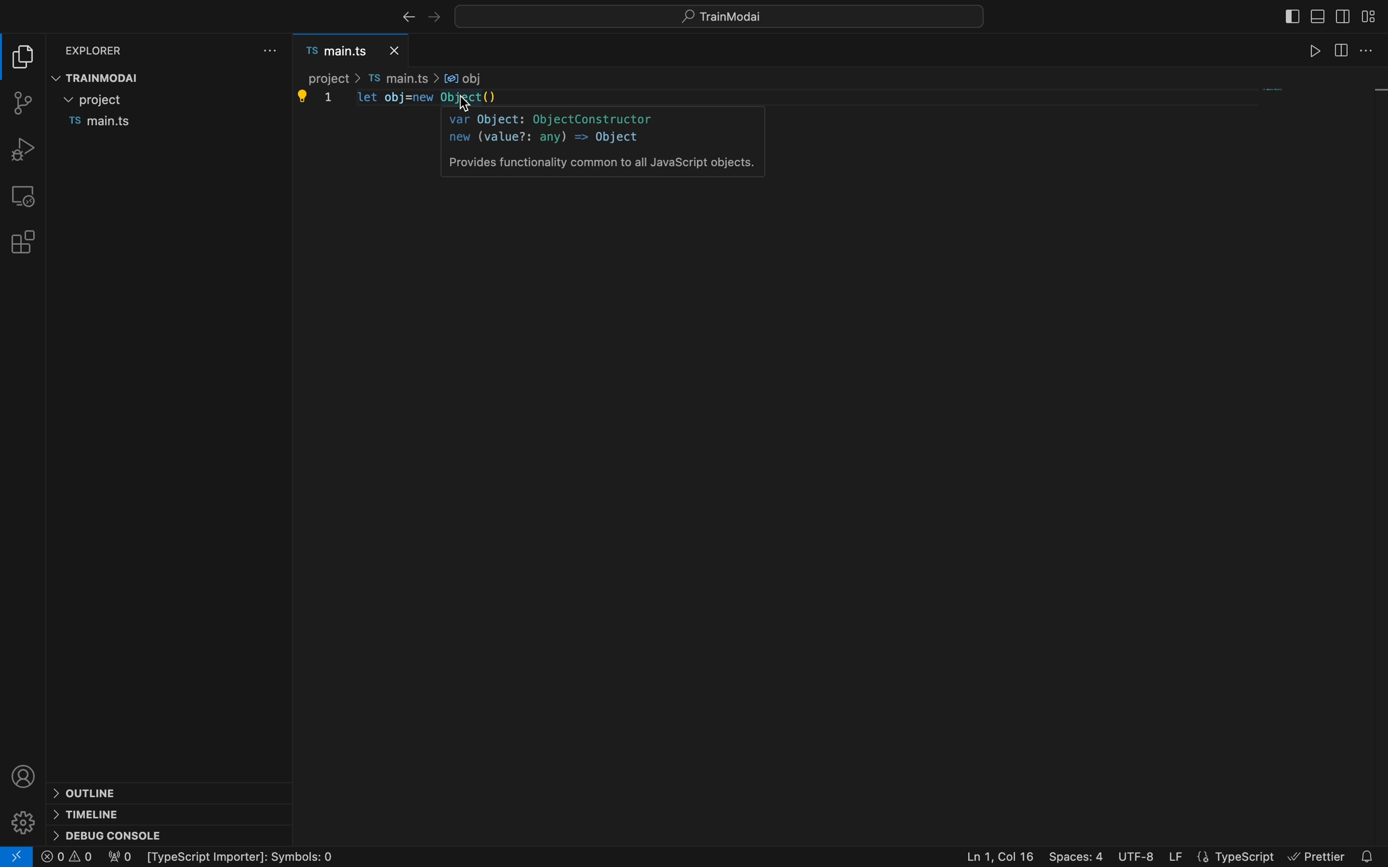  I want to click on trainmodal, so click(102, 76).